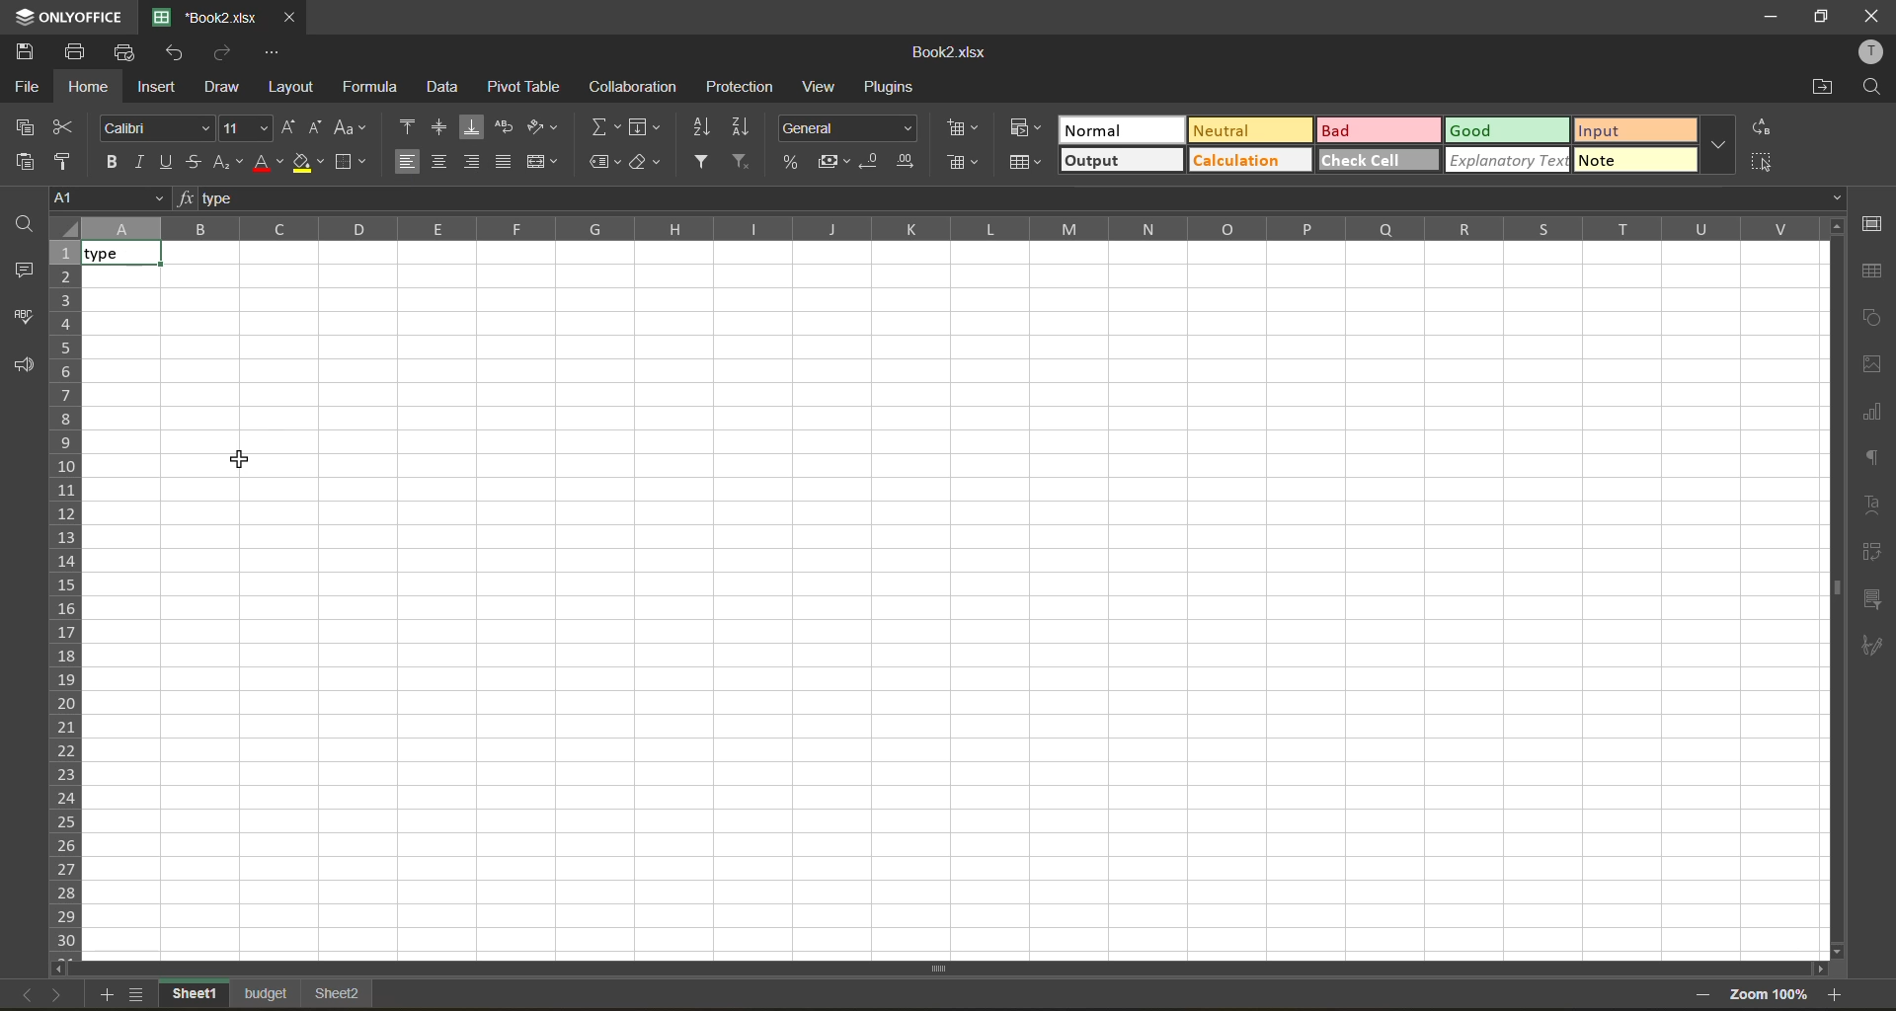  What do you see at coordinates (746, 128) in the screenshot?
I see `sort descending` at bounding box center [746, 128].